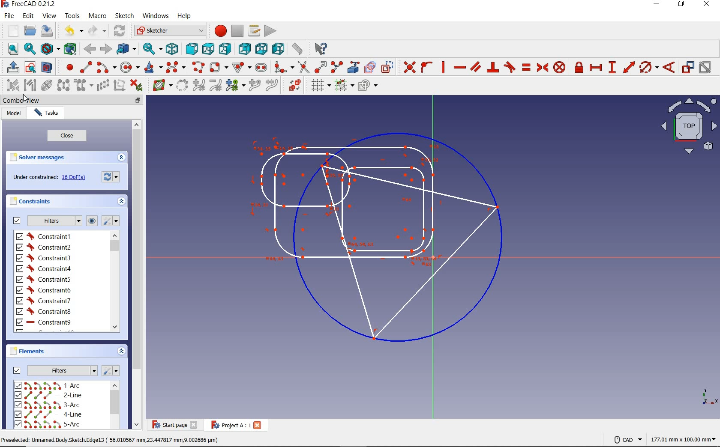  I want to click on bottom, so click(261, 49).